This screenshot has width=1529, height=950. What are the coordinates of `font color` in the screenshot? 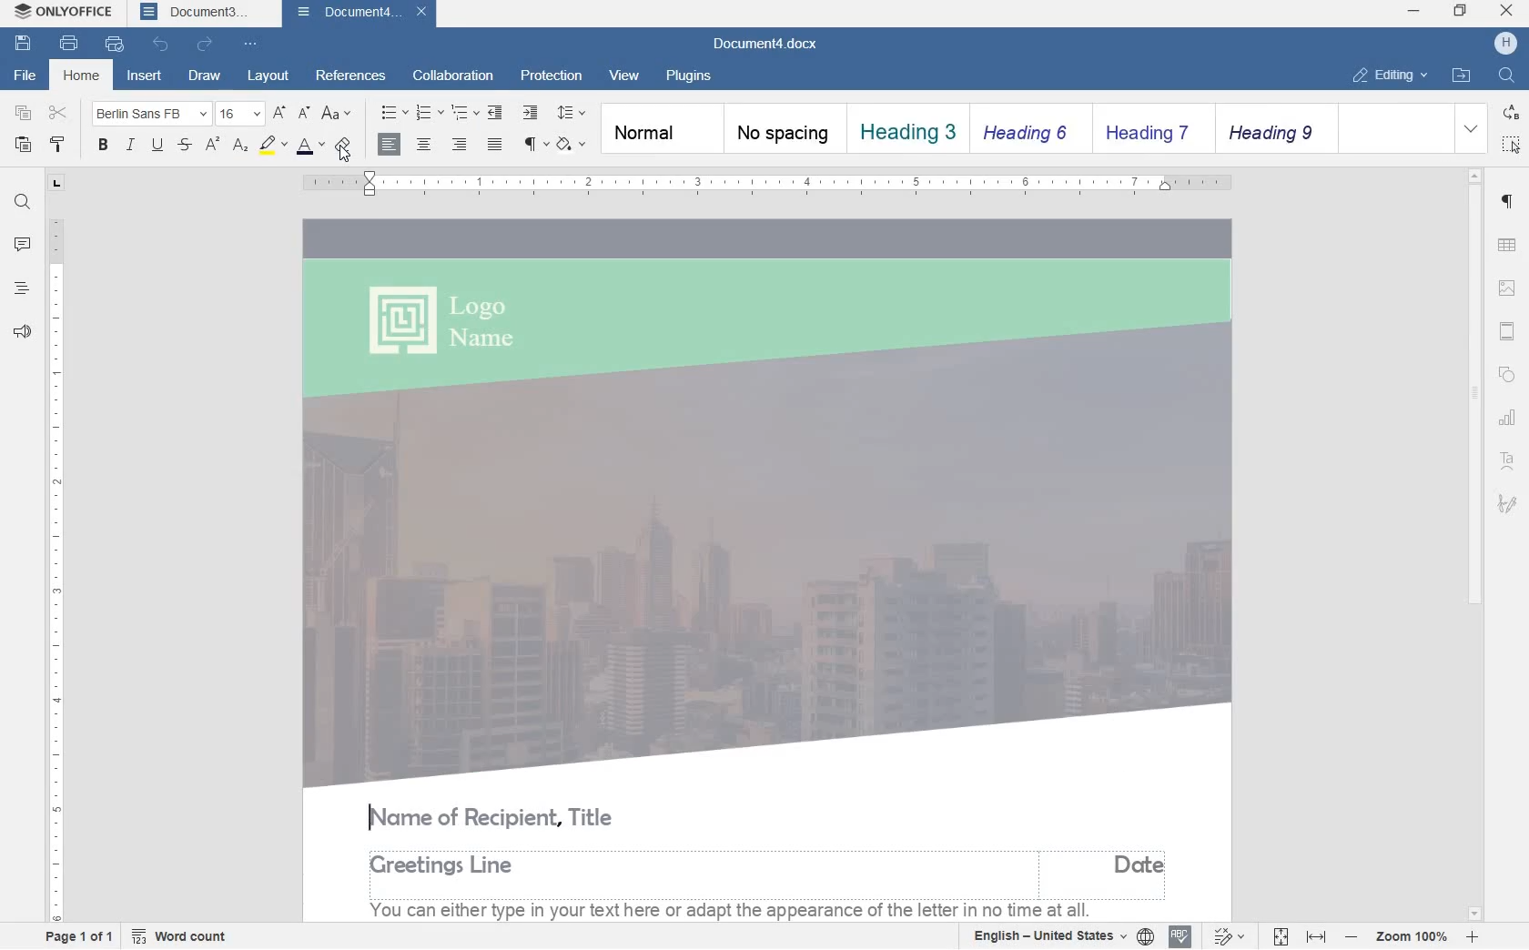 It's located at (310, 147).